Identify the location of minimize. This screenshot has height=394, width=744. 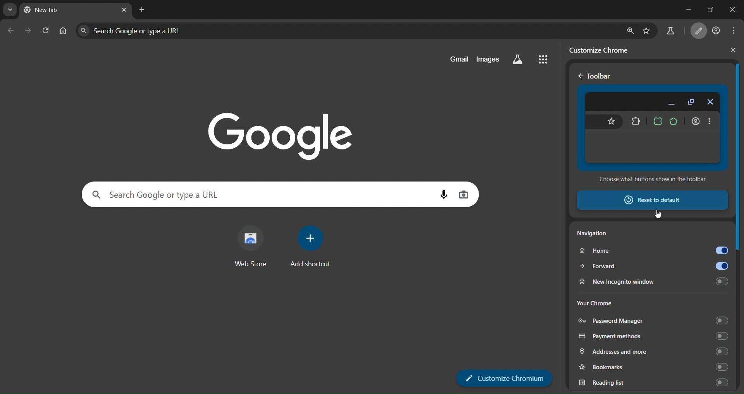
(685, 7).